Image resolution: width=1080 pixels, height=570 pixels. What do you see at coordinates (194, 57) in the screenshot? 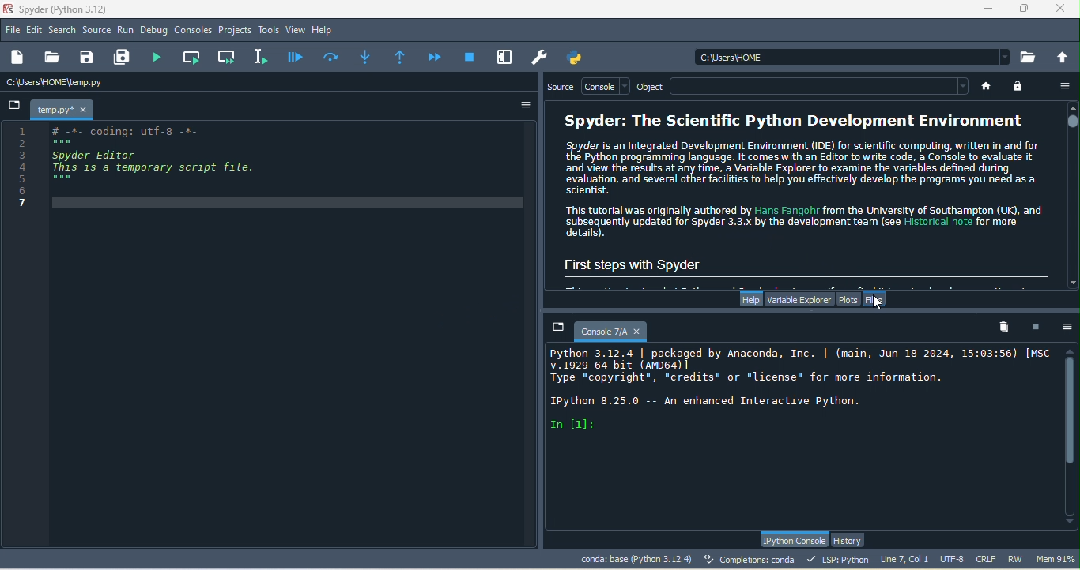
I see `run current cell` at bounding box center [194, 57].